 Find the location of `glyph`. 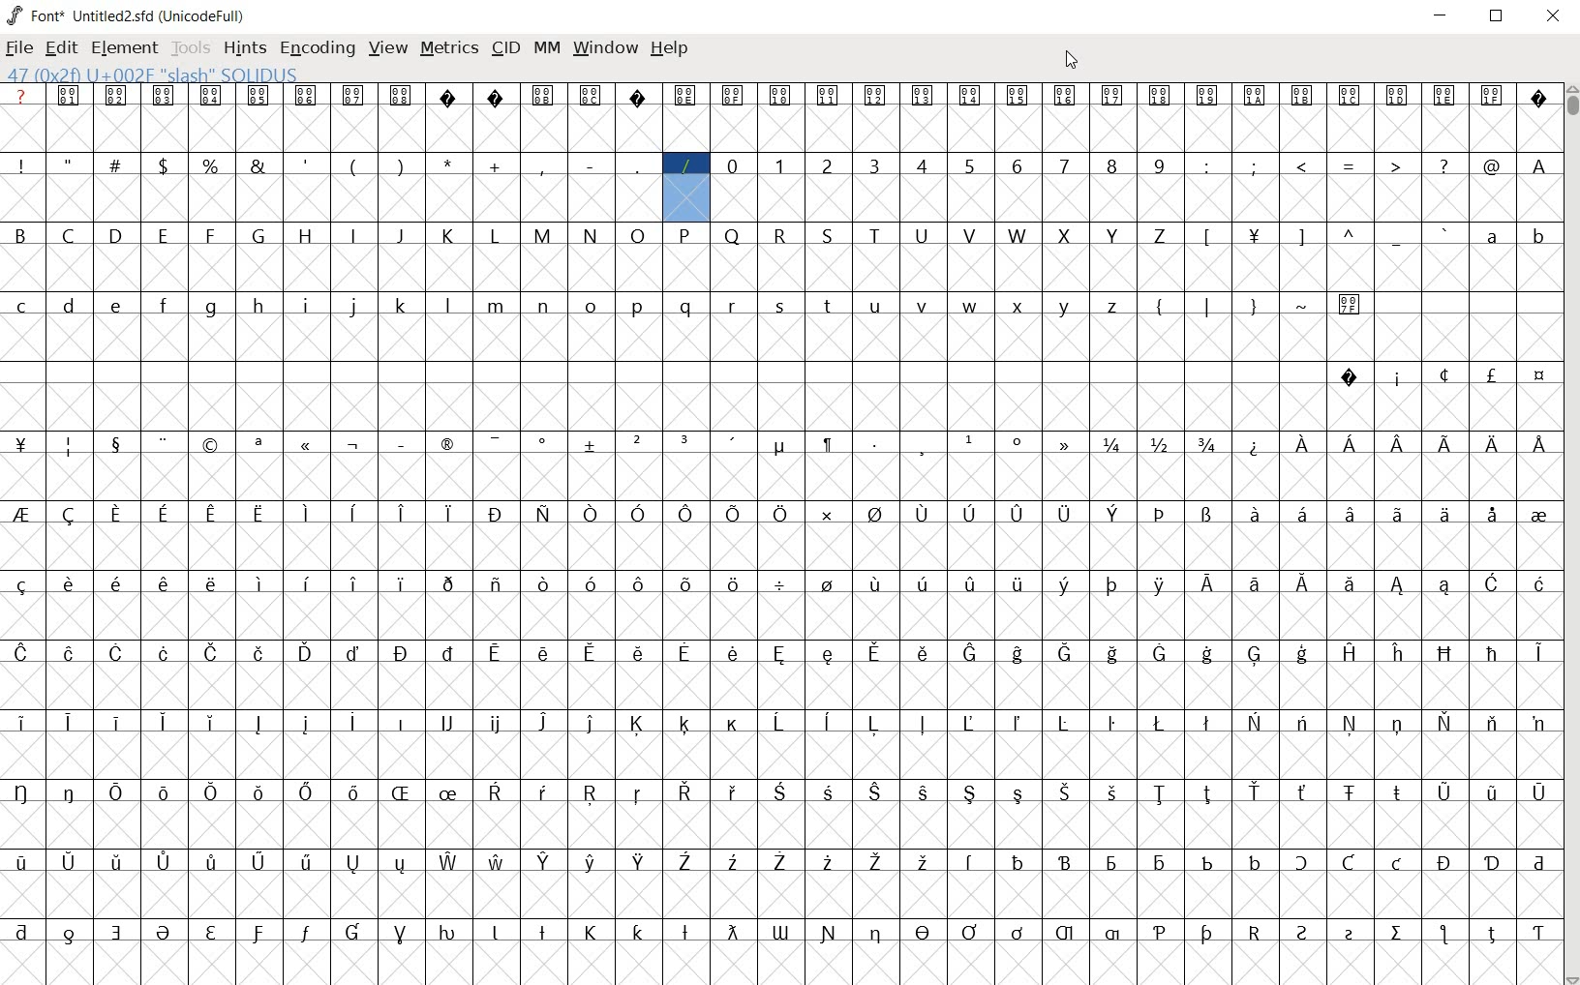

glyph is located at coordinates (733, 442).